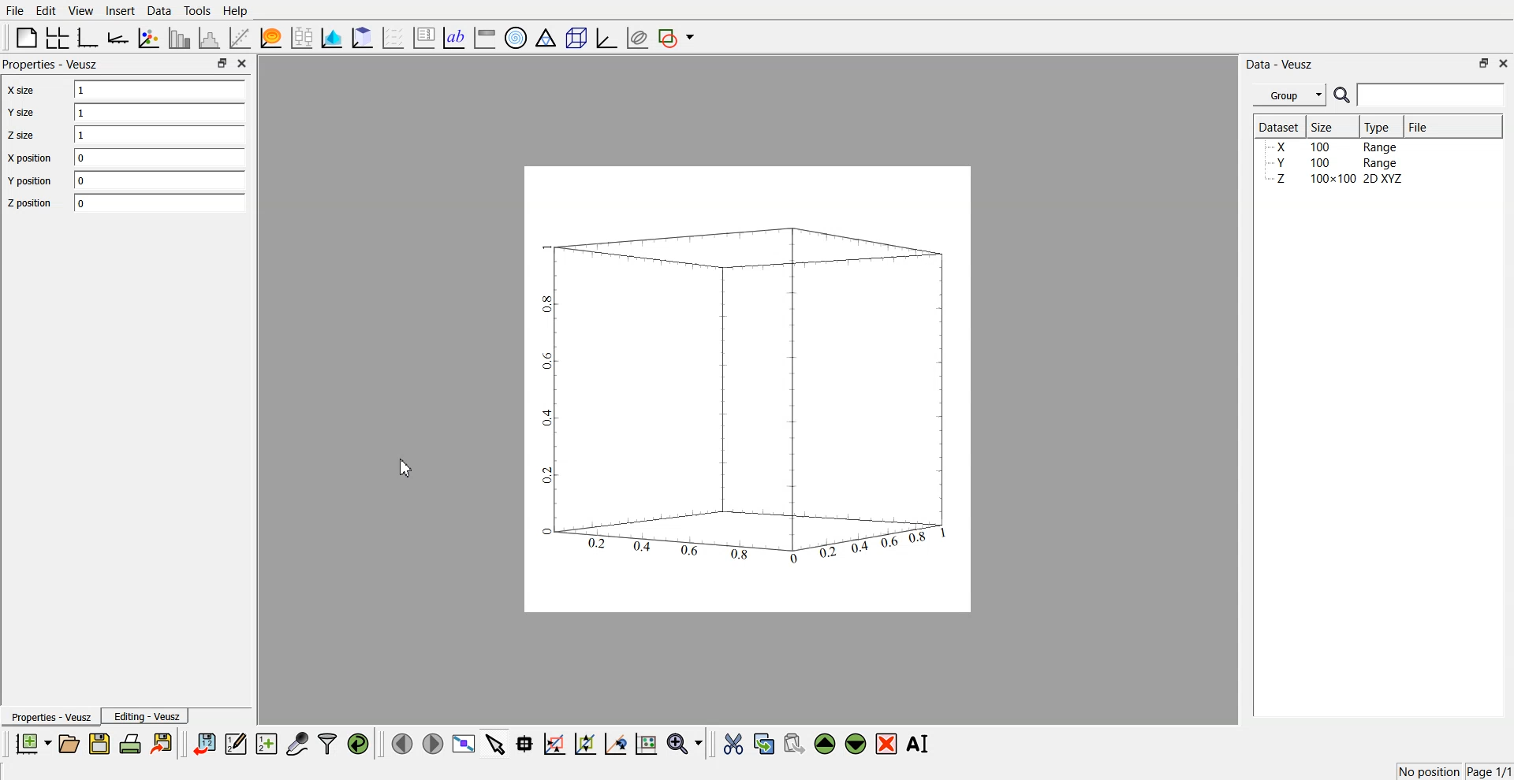 Image resolution: width=1514 pixels, height=780 pixels. Describe the element at coordinates (1279, 126) in the screenshot. I see `Dataset` at that location.